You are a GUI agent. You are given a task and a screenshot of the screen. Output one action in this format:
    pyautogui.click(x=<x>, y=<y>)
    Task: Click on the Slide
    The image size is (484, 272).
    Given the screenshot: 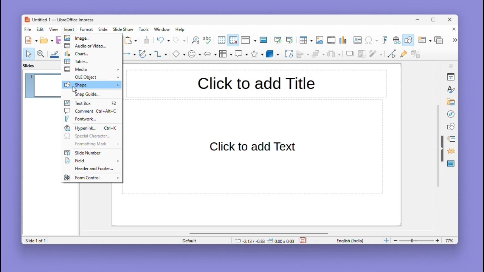 What is the action you would take?
    pyautogui.click(x=103, y=29)
    